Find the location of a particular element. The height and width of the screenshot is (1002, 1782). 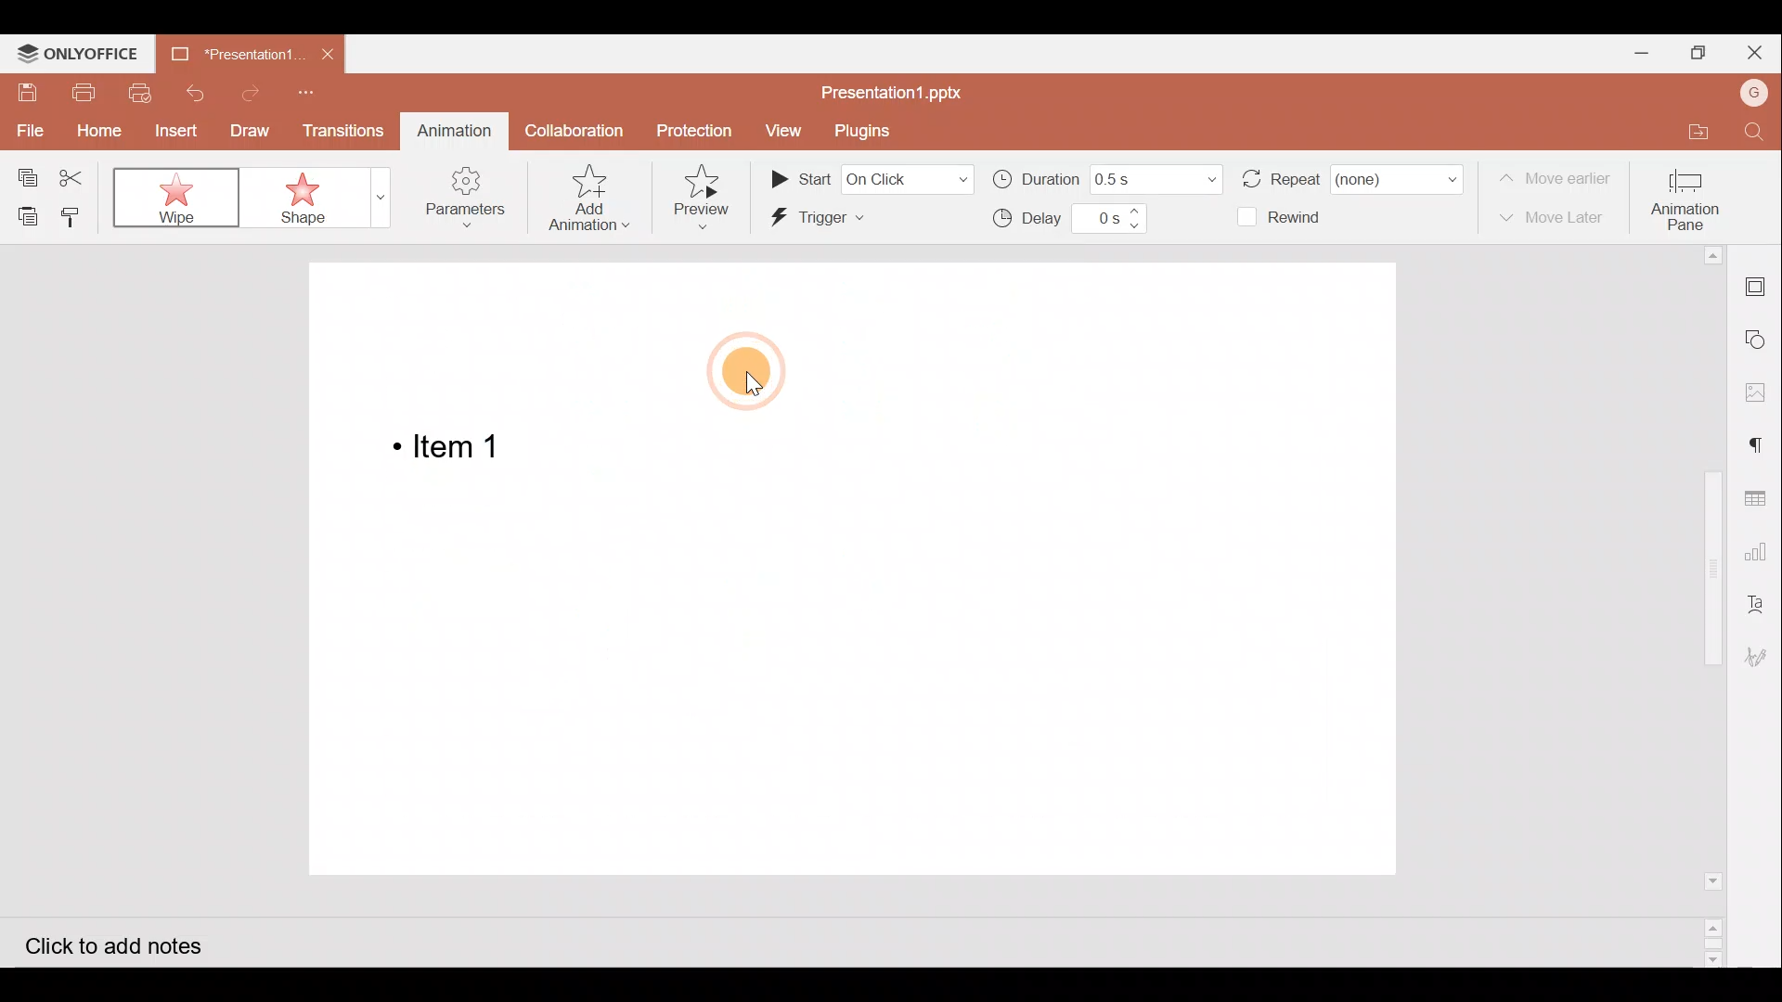

Table settings is located at coordinates (1762, 498).